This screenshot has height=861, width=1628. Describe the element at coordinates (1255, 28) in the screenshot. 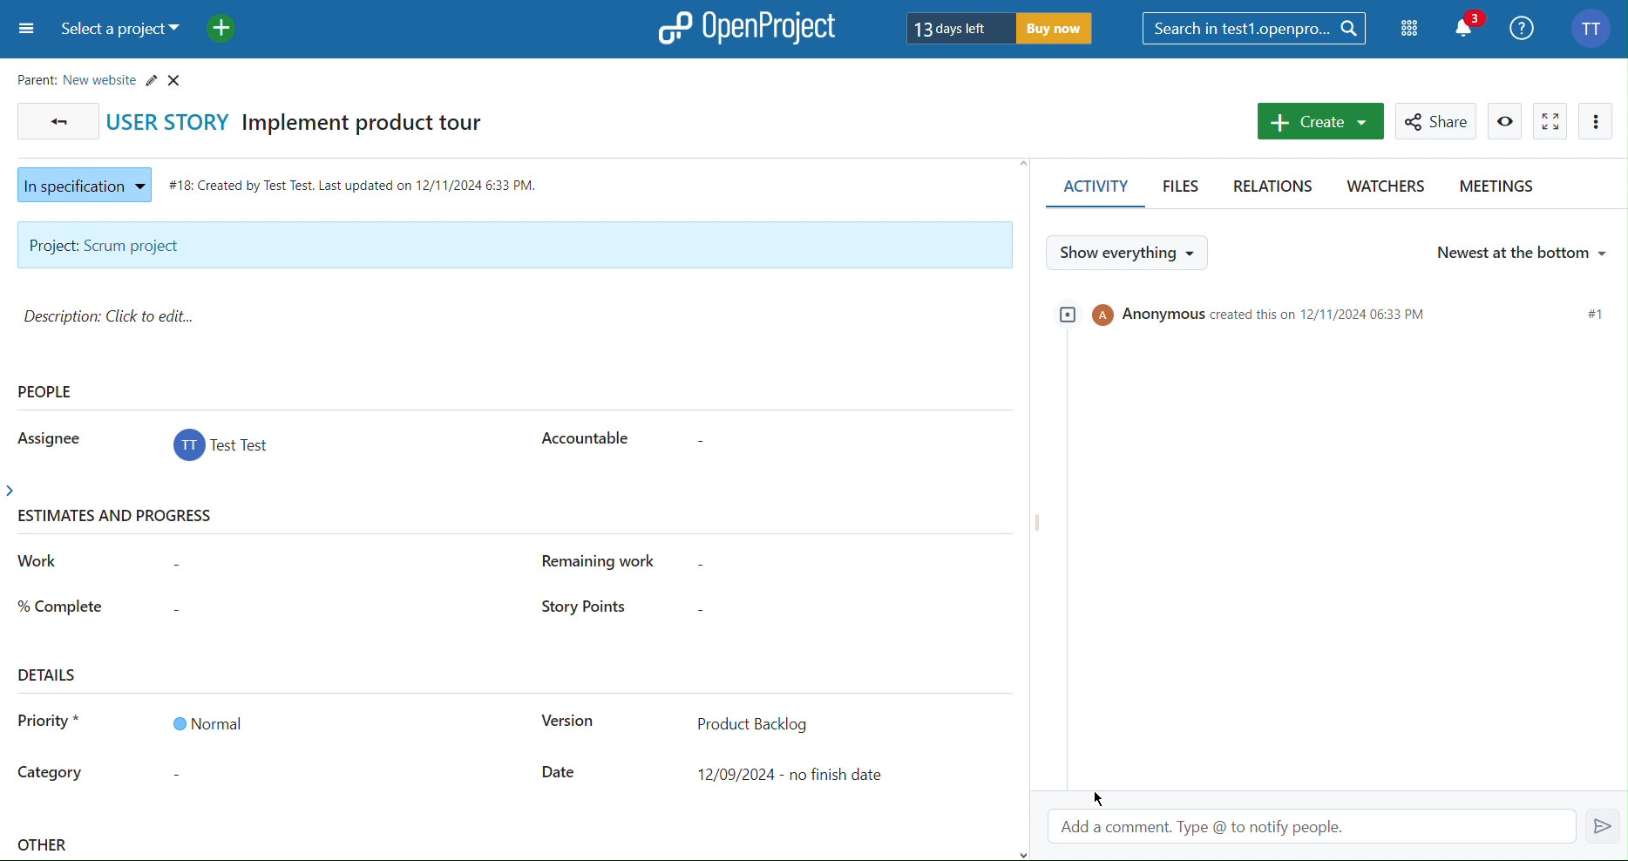

I see `Search` at that location.